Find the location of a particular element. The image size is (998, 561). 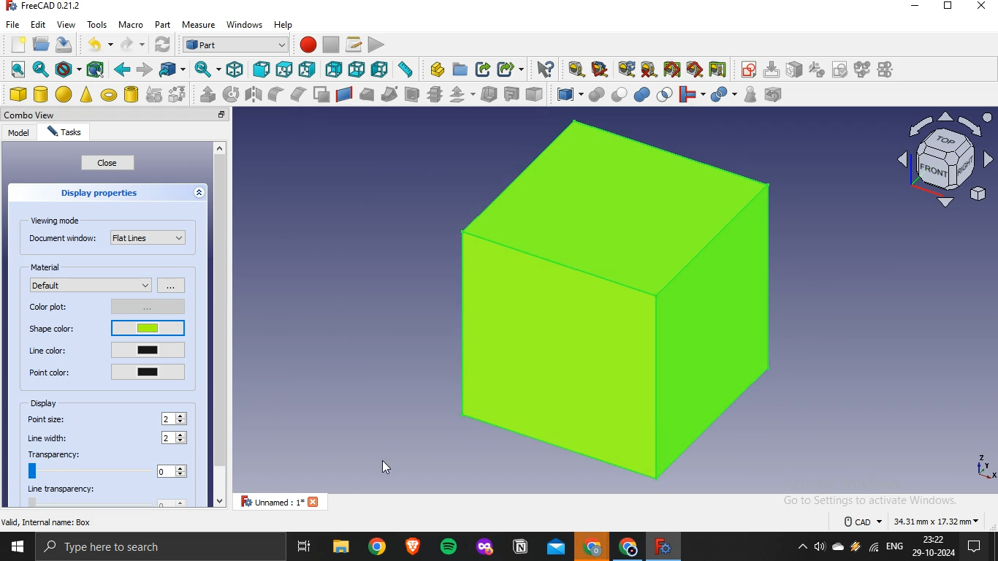

point color is located at coordinates (106, 371).